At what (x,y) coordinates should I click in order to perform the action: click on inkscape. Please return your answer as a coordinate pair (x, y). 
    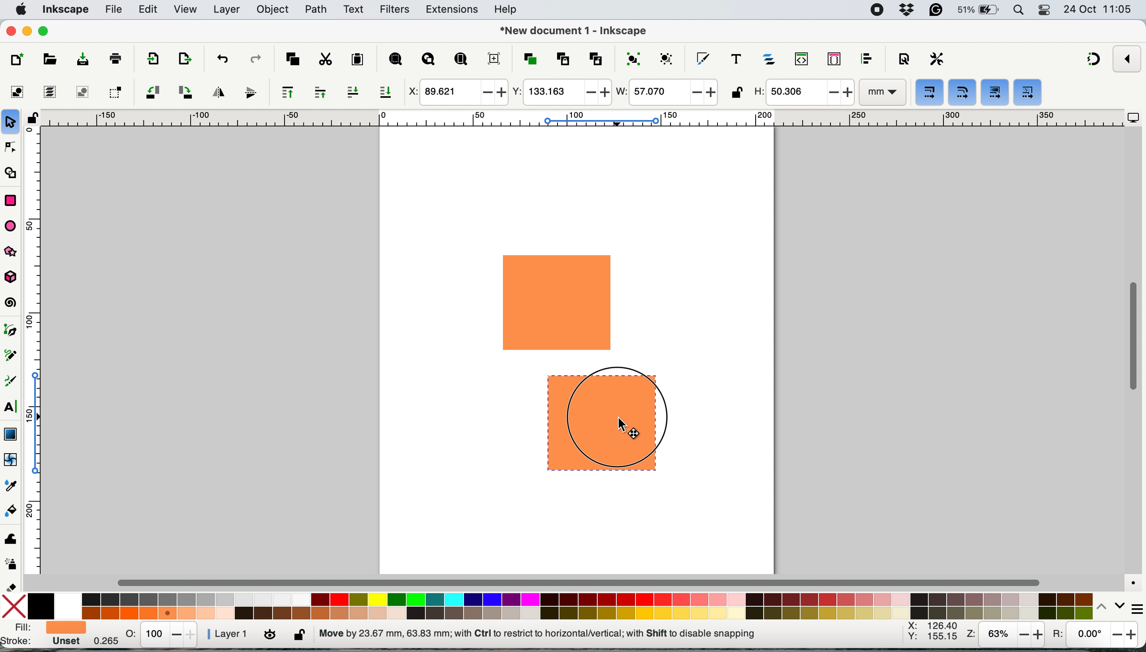
    Looking at the image, I should click on (65, 10).